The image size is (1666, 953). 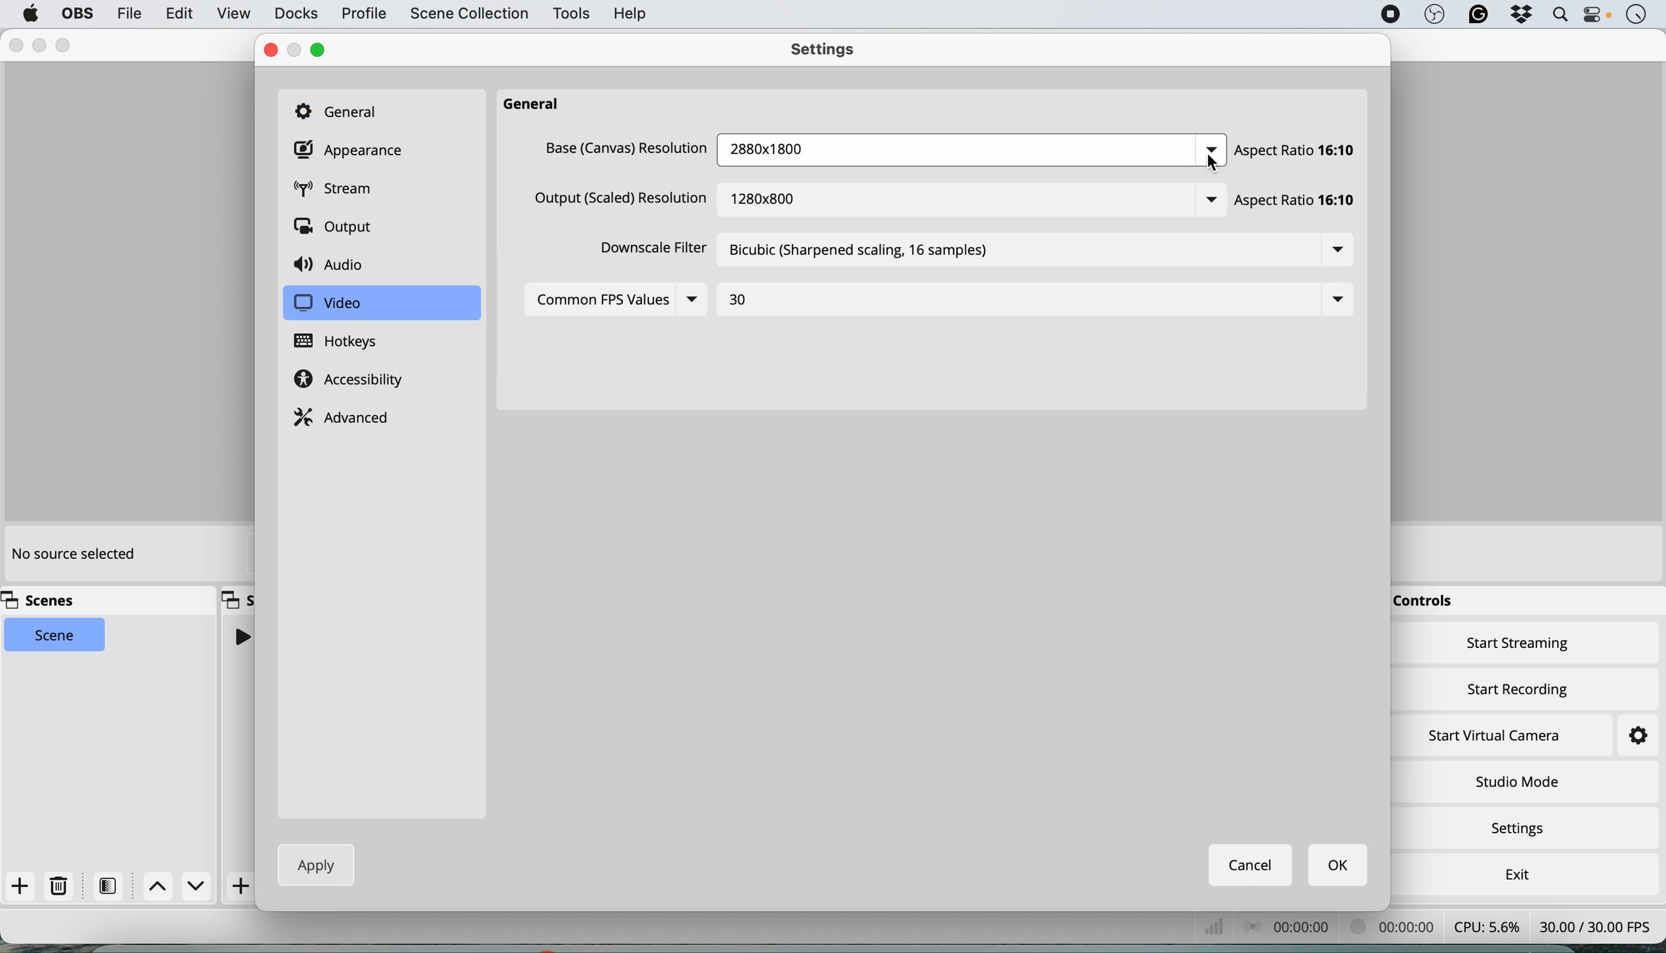 I want to click on general, so click(x=538, y=105).